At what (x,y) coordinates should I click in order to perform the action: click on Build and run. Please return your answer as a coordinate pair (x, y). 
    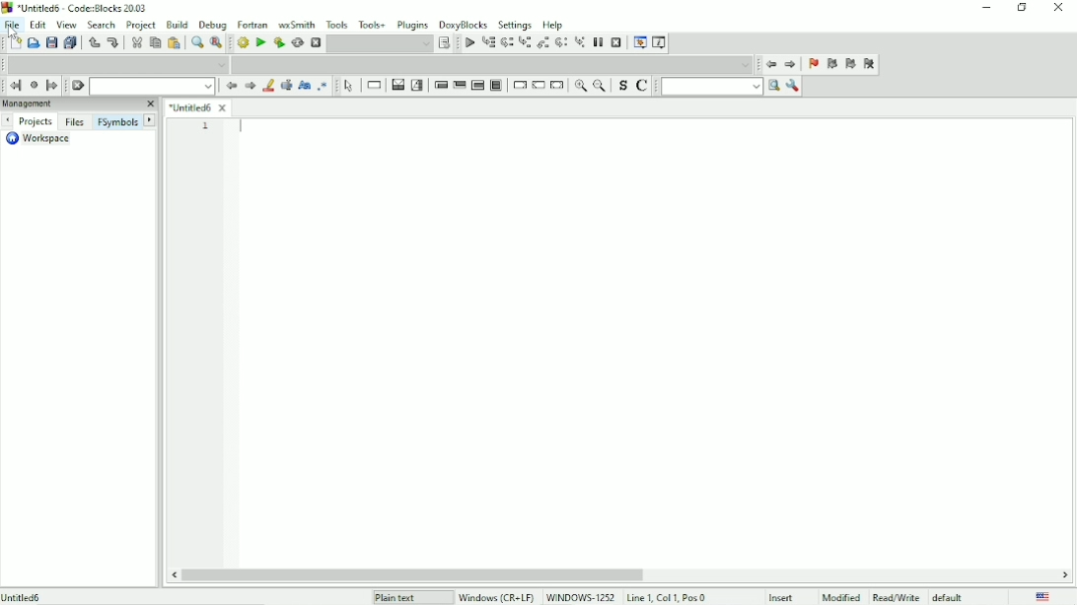
    Looking at the image, I should click on (278, 42).